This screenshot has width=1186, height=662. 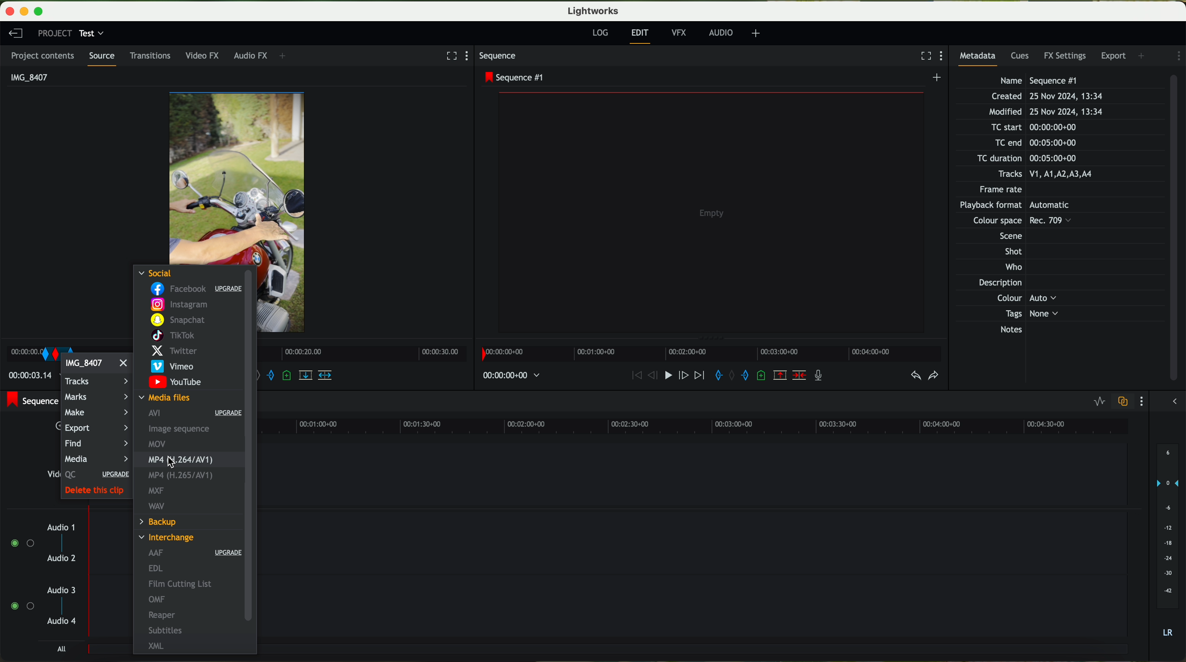 What do you see at coordinates (182, 583) in the screenshot?
I see `film cutting list` at bounding box center [182, 583].